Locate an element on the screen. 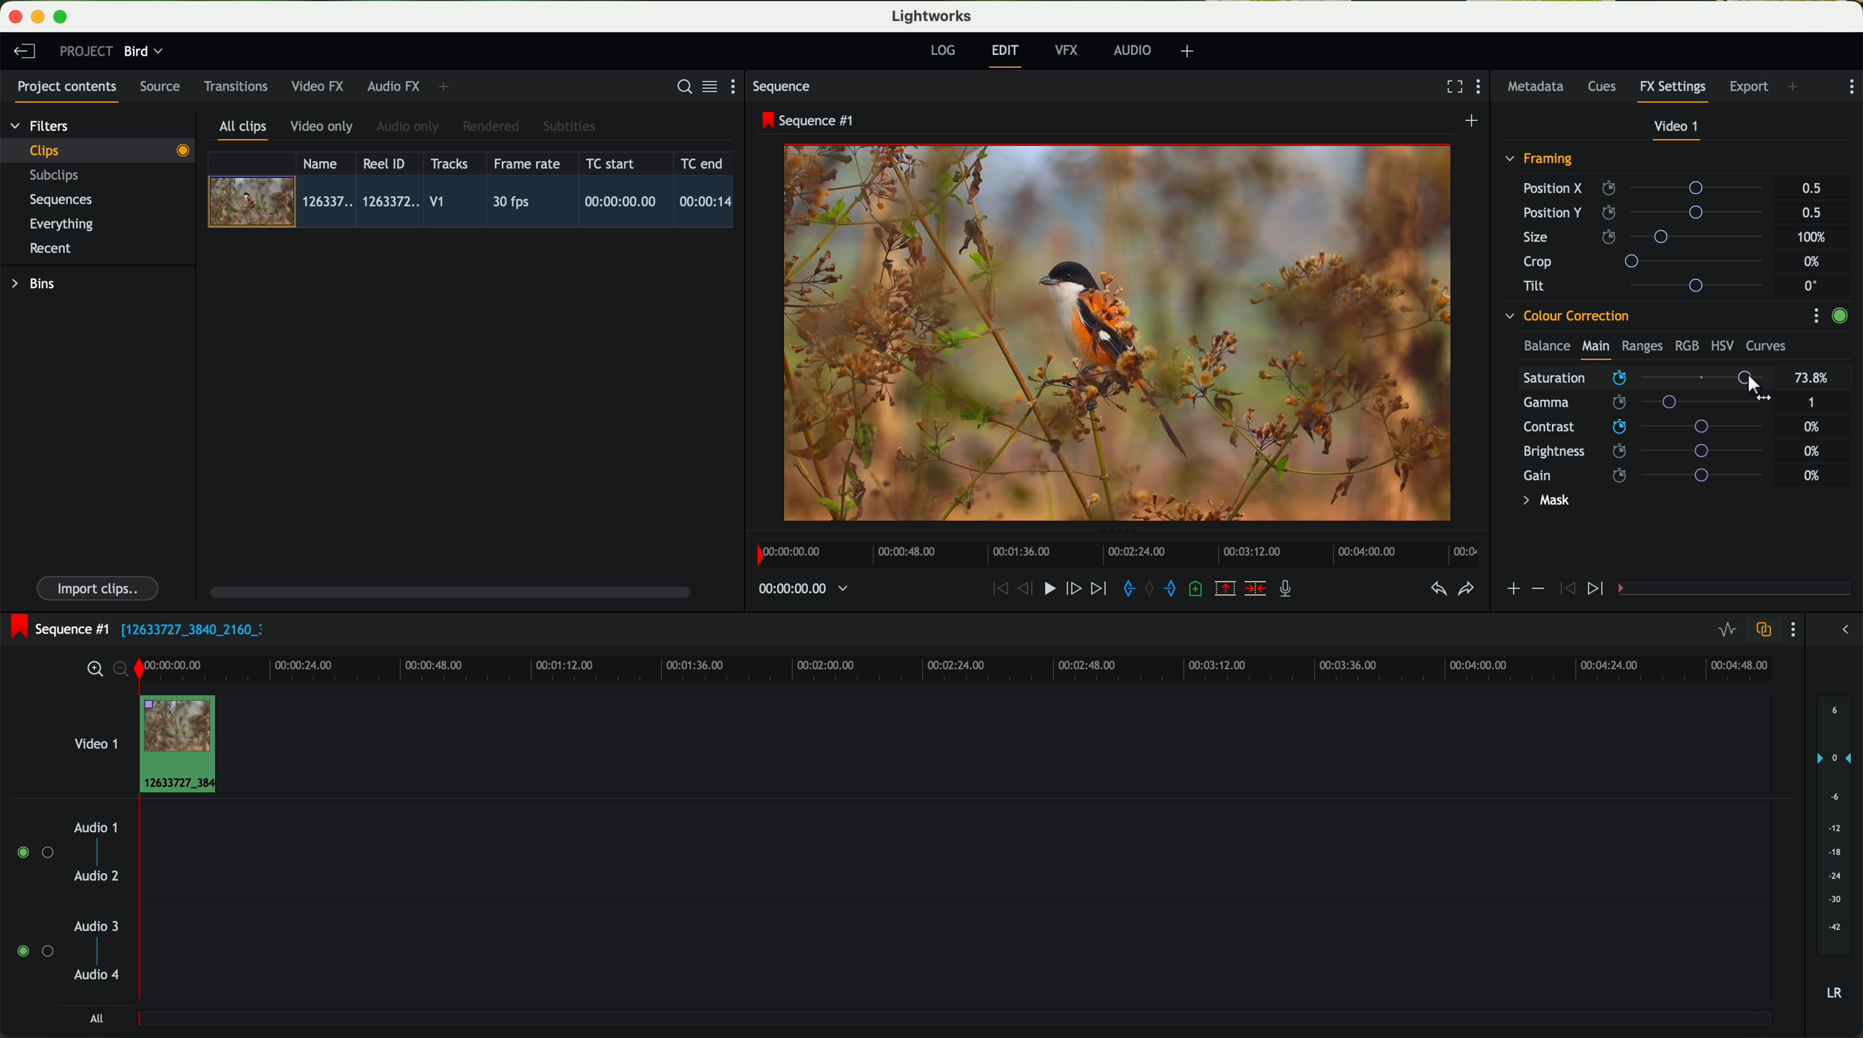  export is located at coordinates (1749, 88).